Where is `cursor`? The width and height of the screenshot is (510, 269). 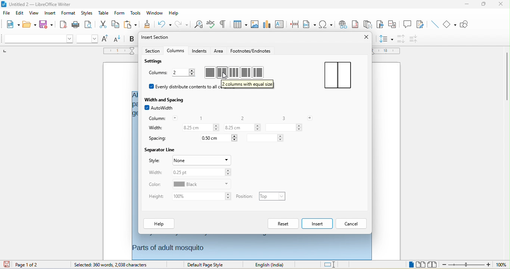 cursor is located at coordinates (225, 76).